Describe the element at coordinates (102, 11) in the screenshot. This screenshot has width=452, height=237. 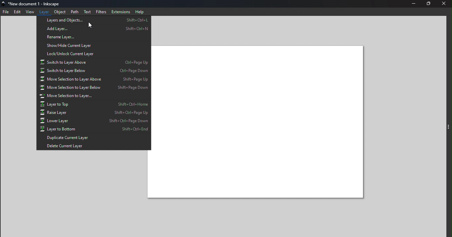
I see `Filters` at that location.